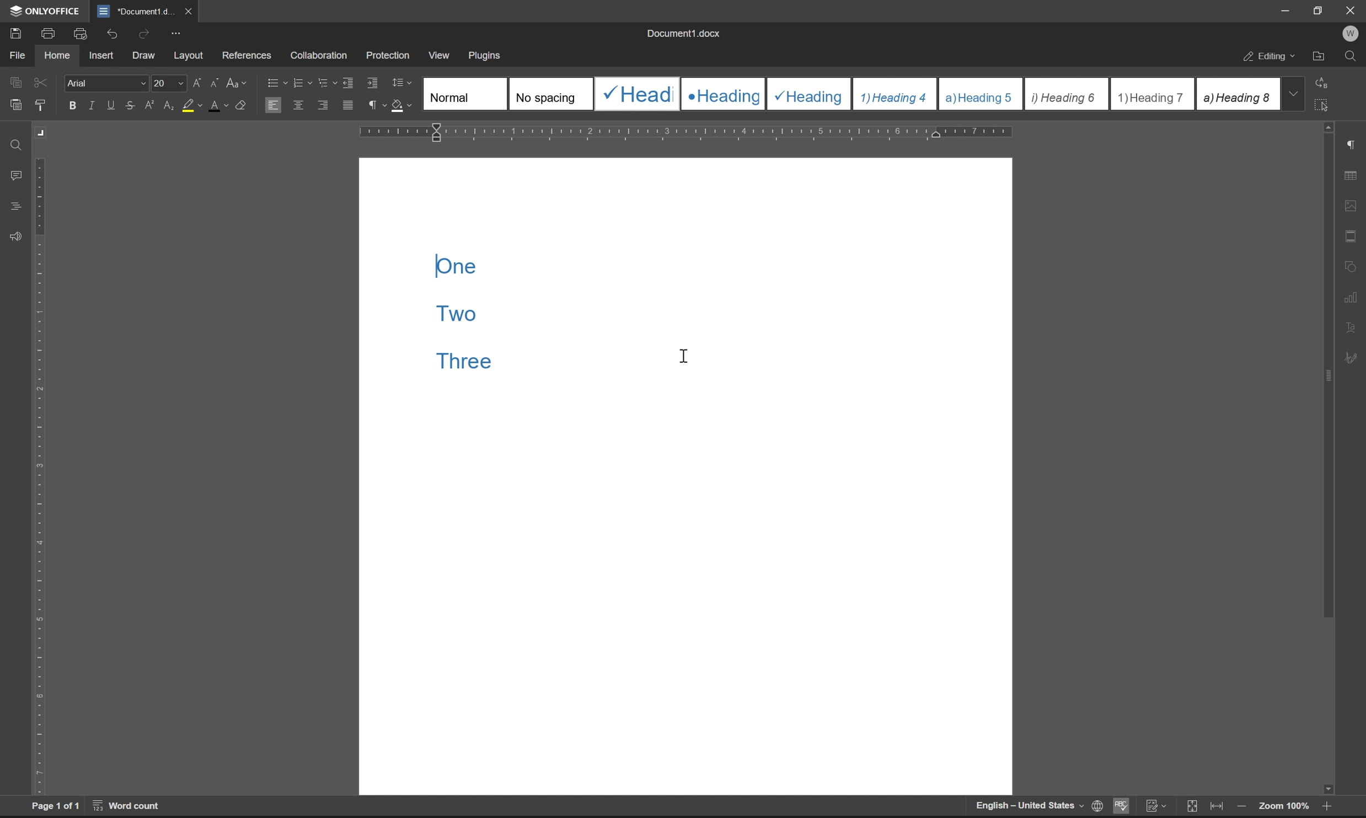 The height and width of the screenshot is (818, 1366). What do you see at coordinates (42, 82) in the screenshot?
I see `cut` at bounding box center [42, 82].